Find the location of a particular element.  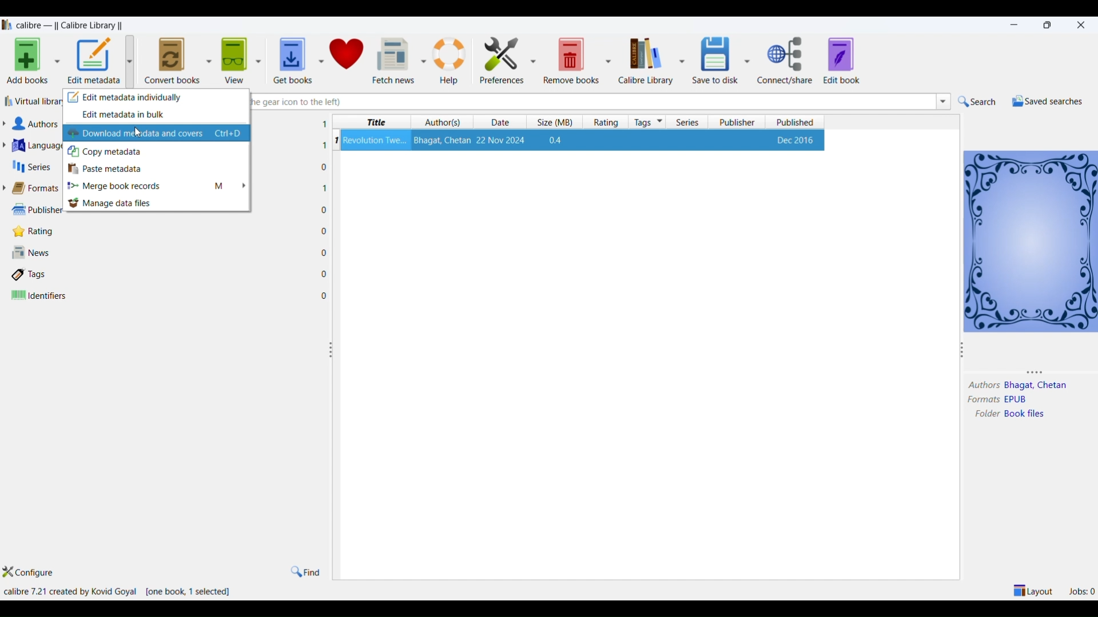

convert books options dropdown button is located at coordinates (208, 58).